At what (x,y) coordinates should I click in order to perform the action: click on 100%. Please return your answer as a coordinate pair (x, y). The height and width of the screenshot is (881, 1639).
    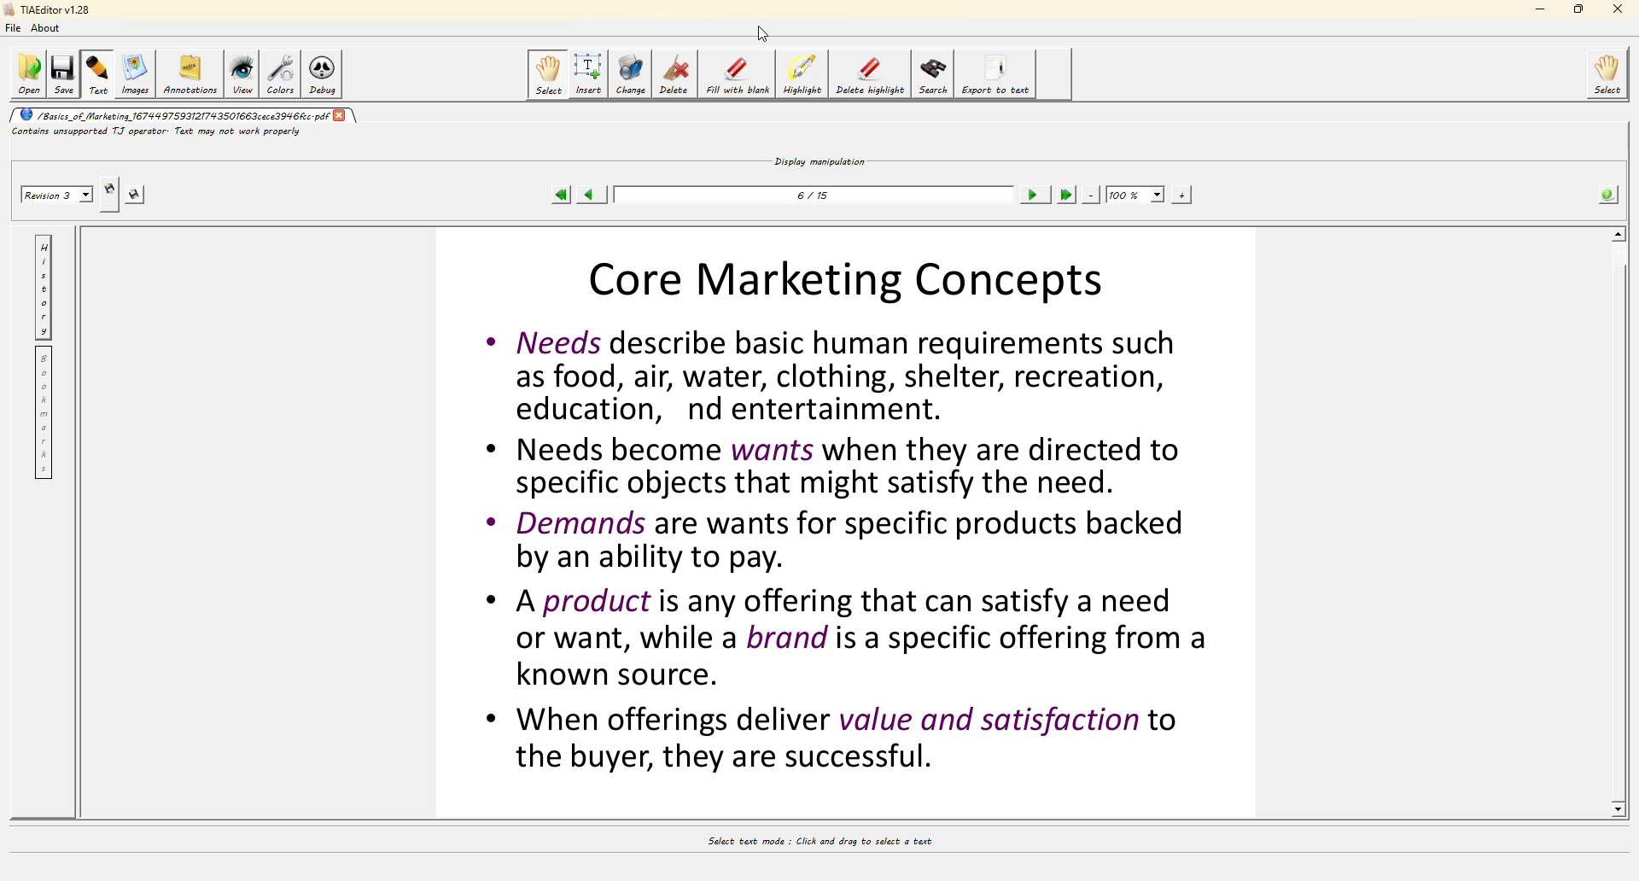
    Looking at the image, I should click on (1134, 194).